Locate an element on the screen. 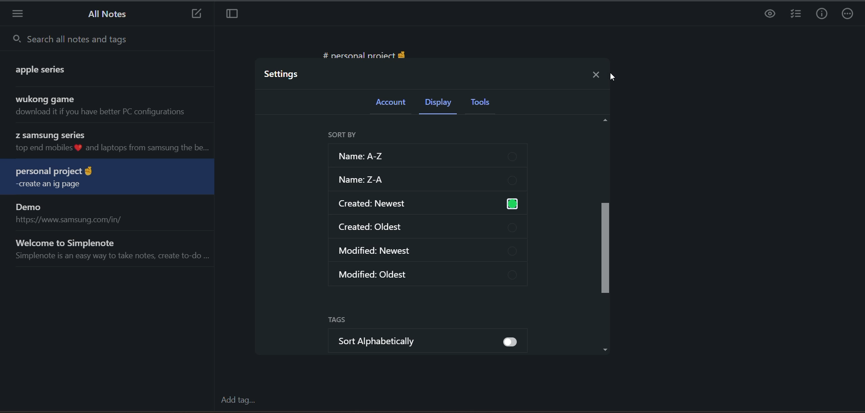 The height and width of the screenshot is (413, 865). add tag is located at coordinates (239, 402).